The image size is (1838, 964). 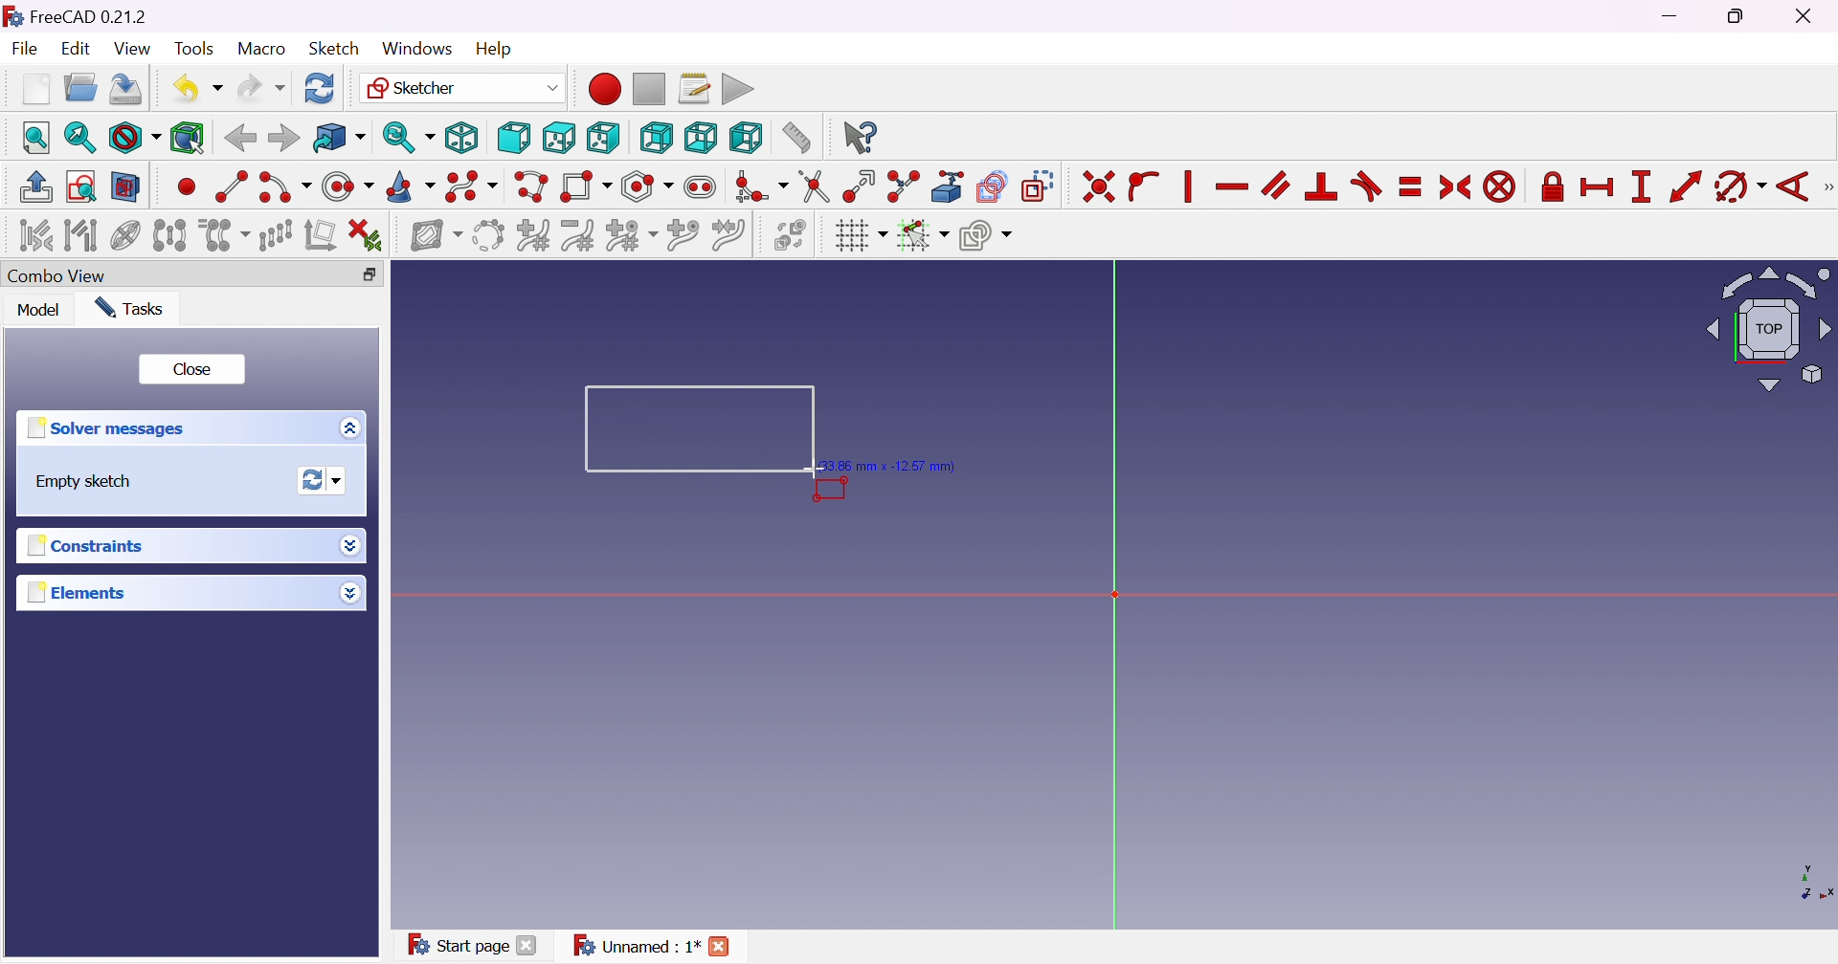 What do you see at coordinates (1807, 17) in the screenshot?
I see `Close` at bounding box center [1807, 17].